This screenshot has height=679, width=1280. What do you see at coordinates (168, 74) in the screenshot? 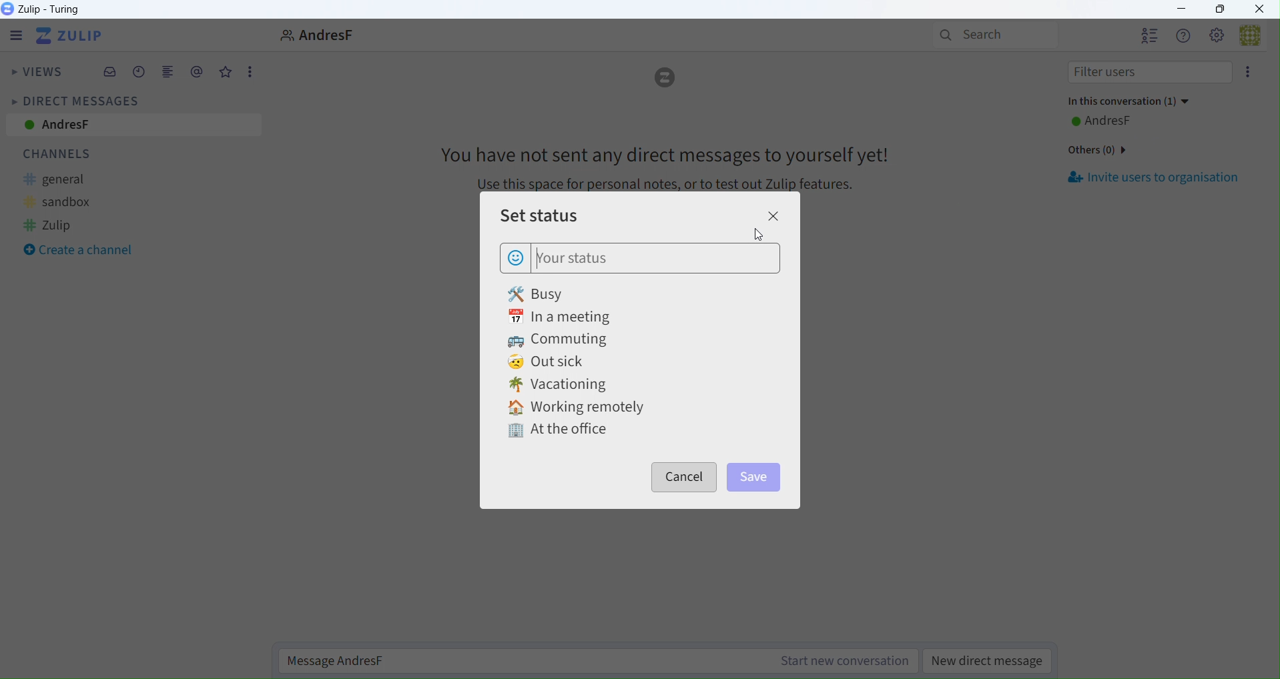
I see `Merge View` at bounding box center [168, 74].